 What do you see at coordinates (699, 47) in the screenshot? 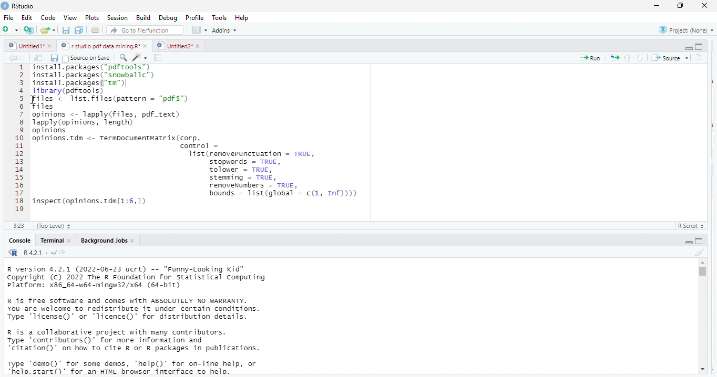
I see `hide console` at bounding box center [699, 47].